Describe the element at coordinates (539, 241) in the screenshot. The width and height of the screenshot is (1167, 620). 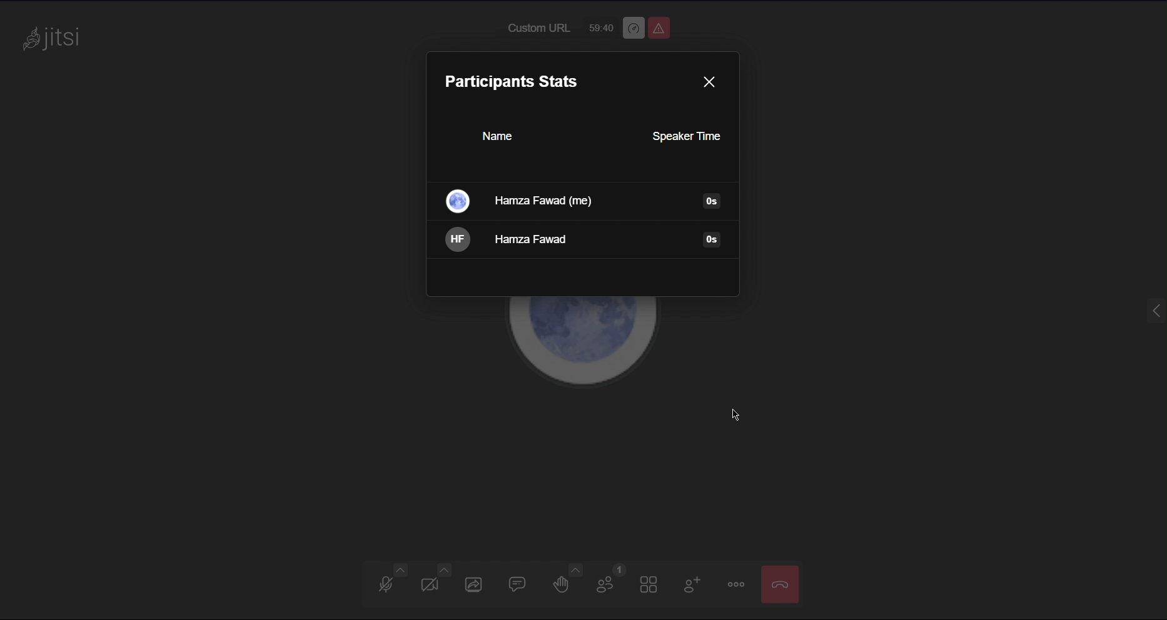
I see `Hamza Fawad` at that location.